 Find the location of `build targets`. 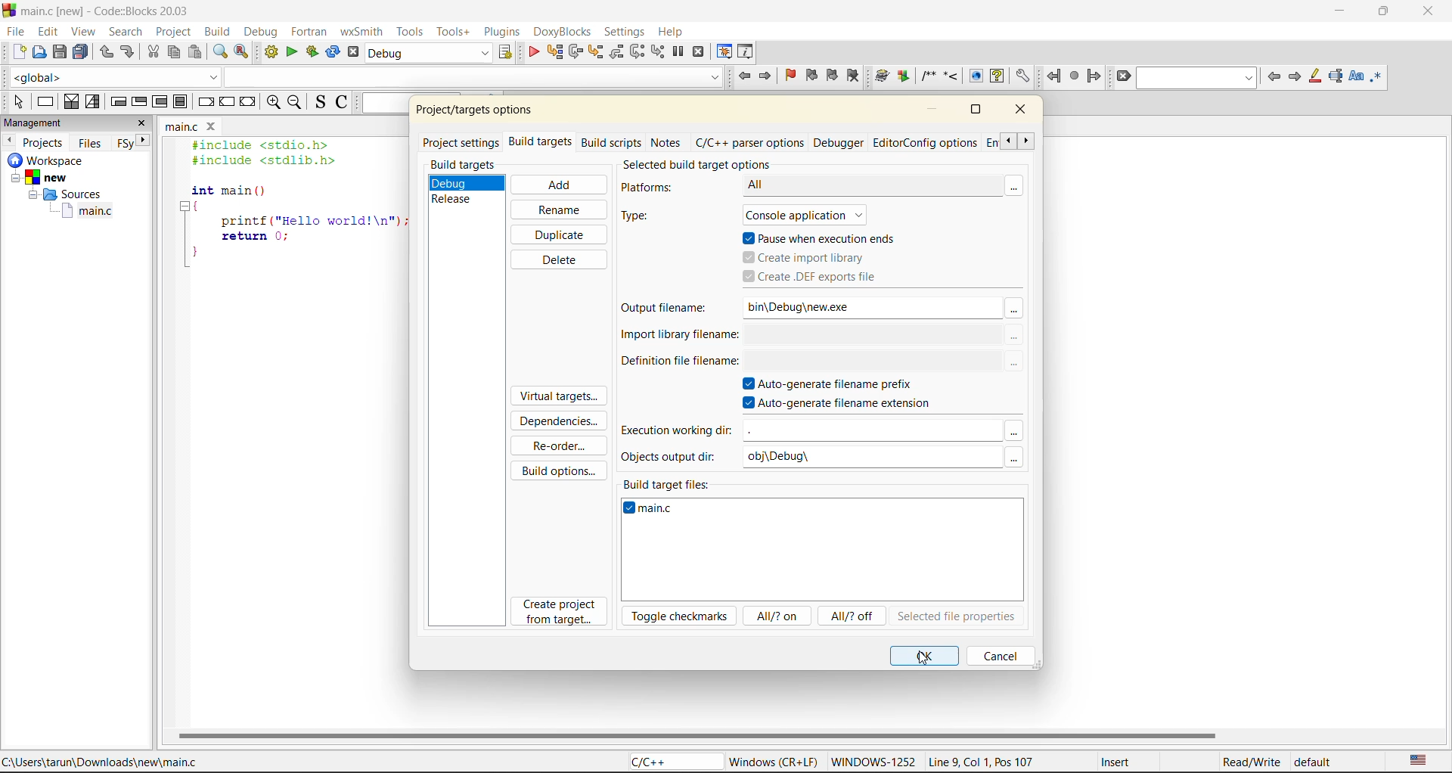

build targets is located at coordinates (542, 144).